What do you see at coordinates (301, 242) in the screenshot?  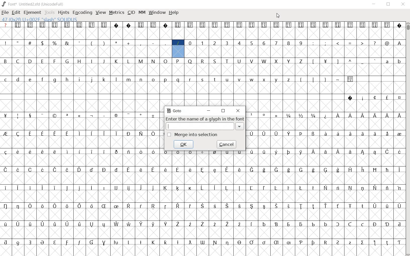 I see `glyph` at bounding box center [301, 242].